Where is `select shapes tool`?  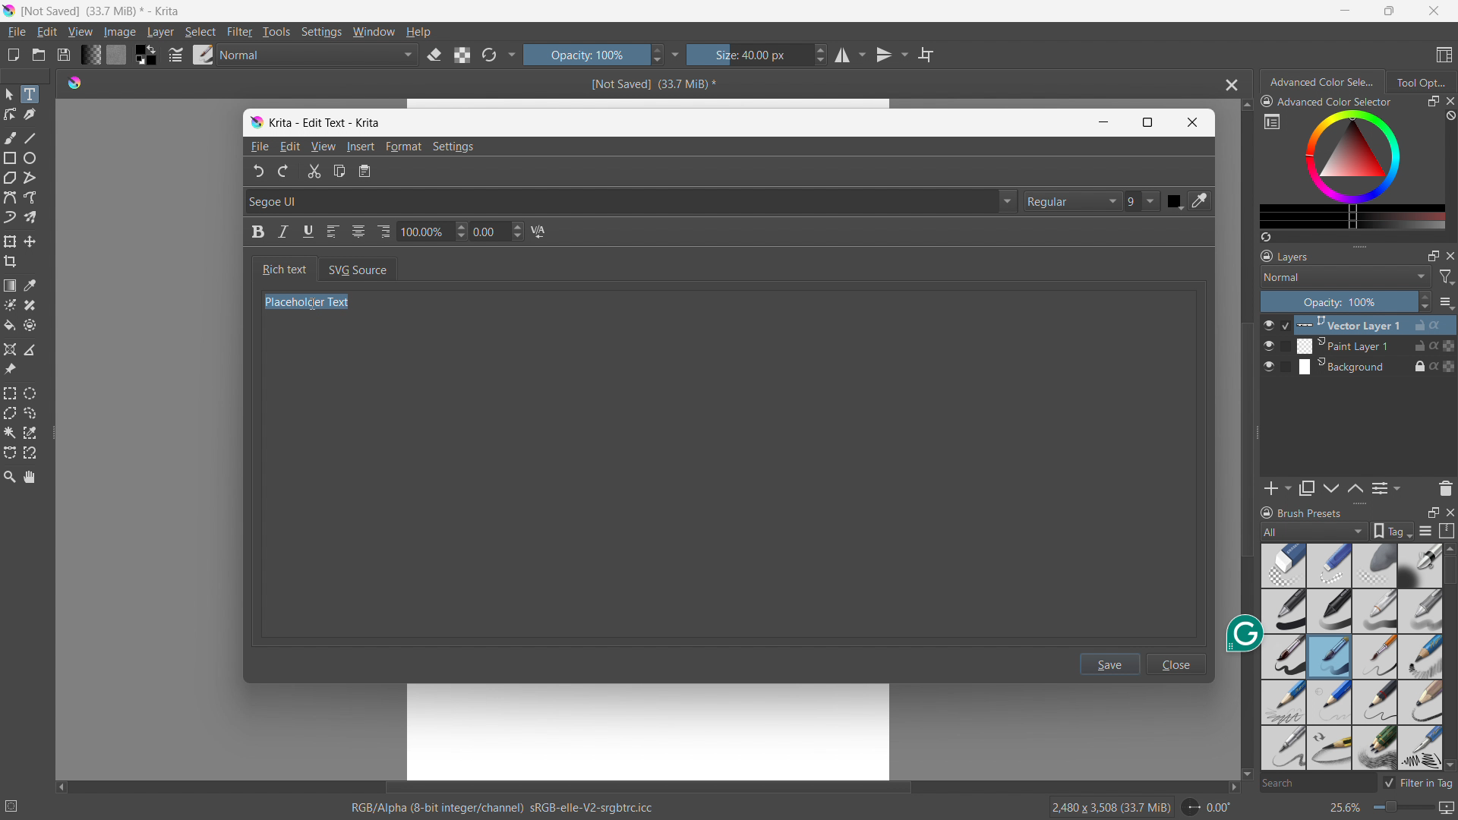 select shapes tool is located at coordinates (8, 94).